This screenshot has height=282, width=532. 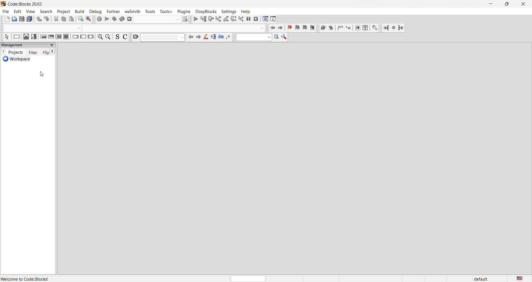 What do you see at coordinates (214, 37) in the screenshot?
I see `selected text` at bounding box center [214, 37].